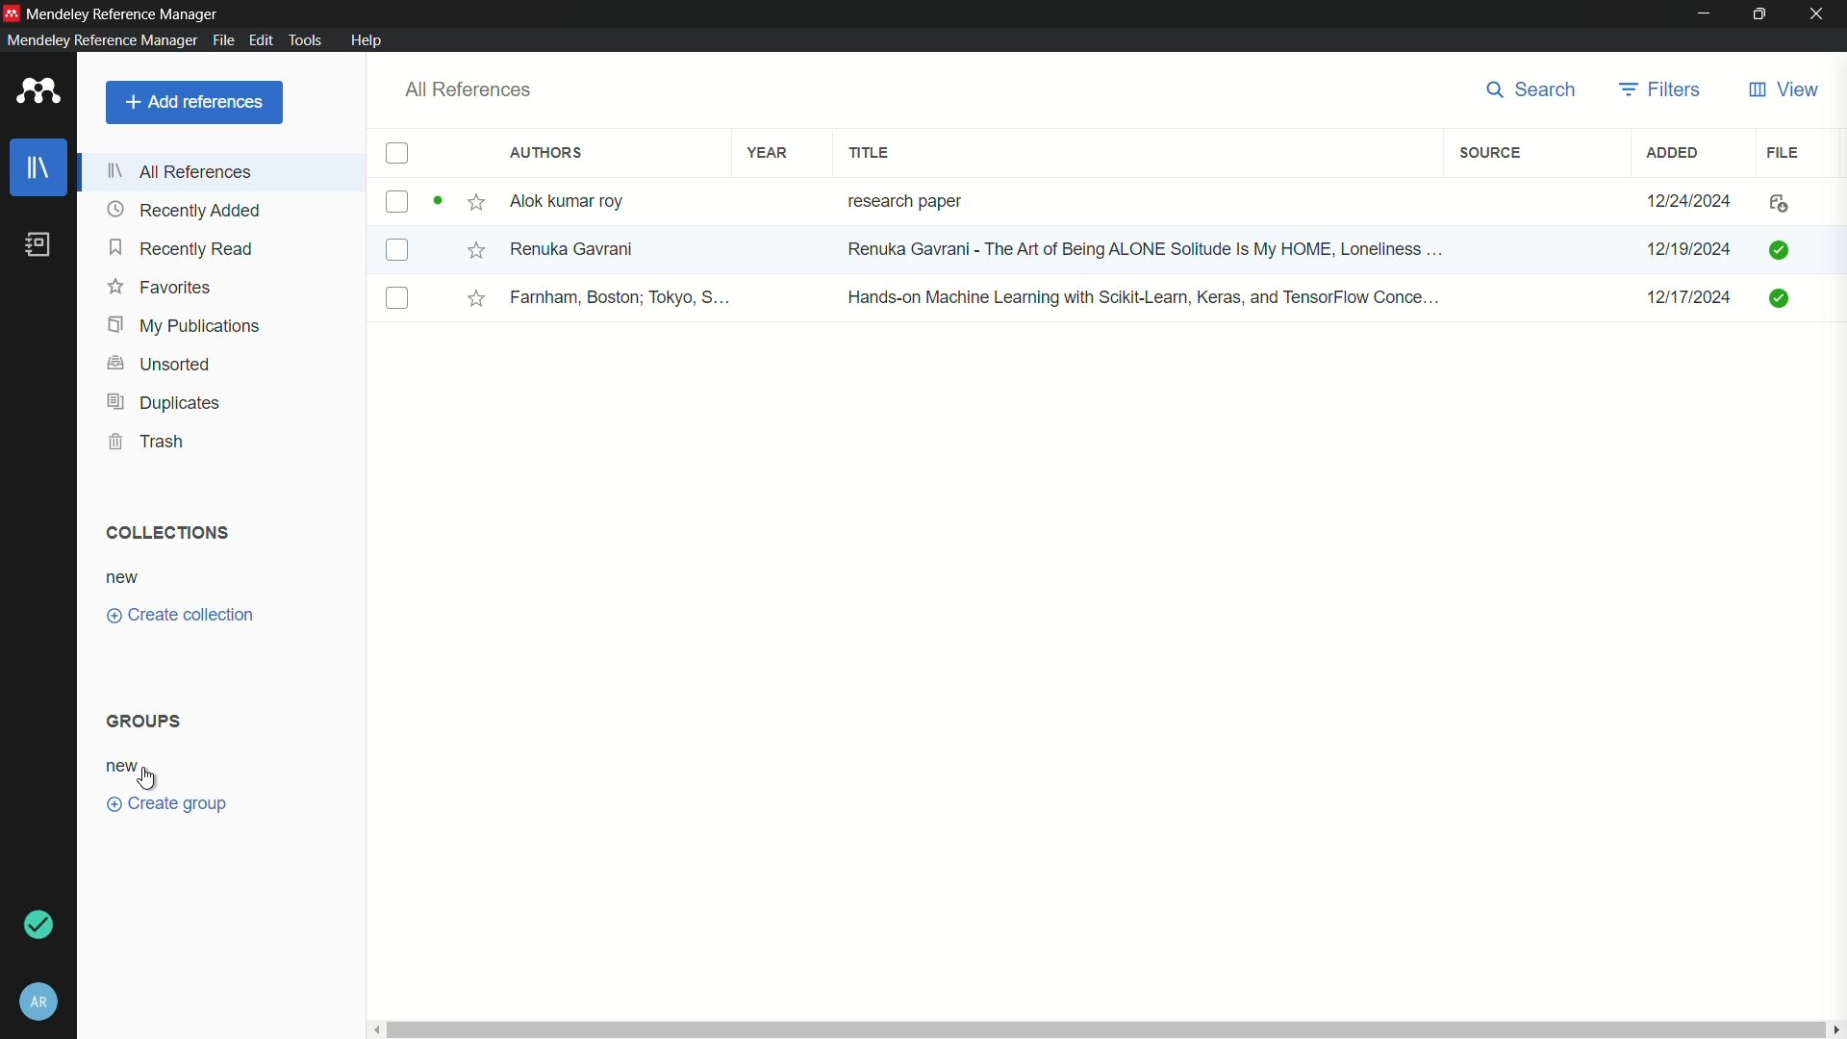  I want to click on Alok Kumar Rou, so click(573, 203).